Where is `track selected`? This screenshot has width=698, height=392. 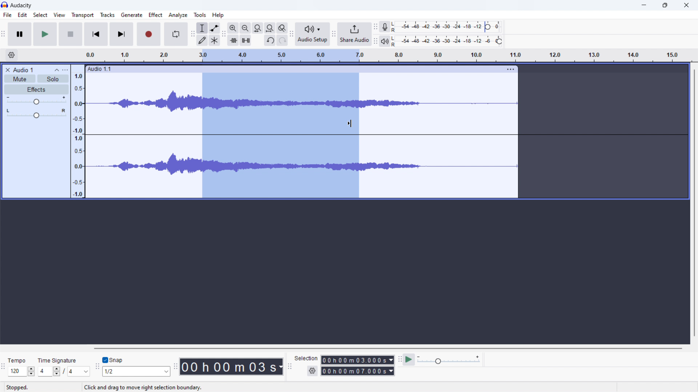 track selected is located at coordinates (440, 135).